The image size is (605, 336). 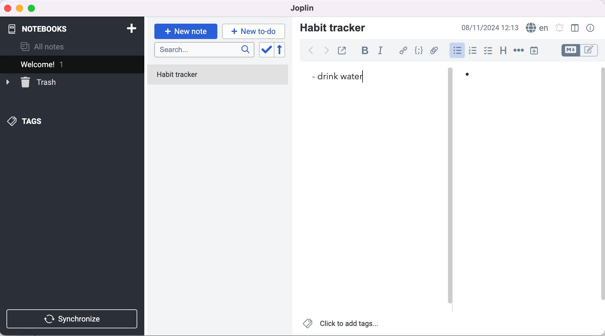 I want to click on toggle editor layout, so click(x=575, y=28).